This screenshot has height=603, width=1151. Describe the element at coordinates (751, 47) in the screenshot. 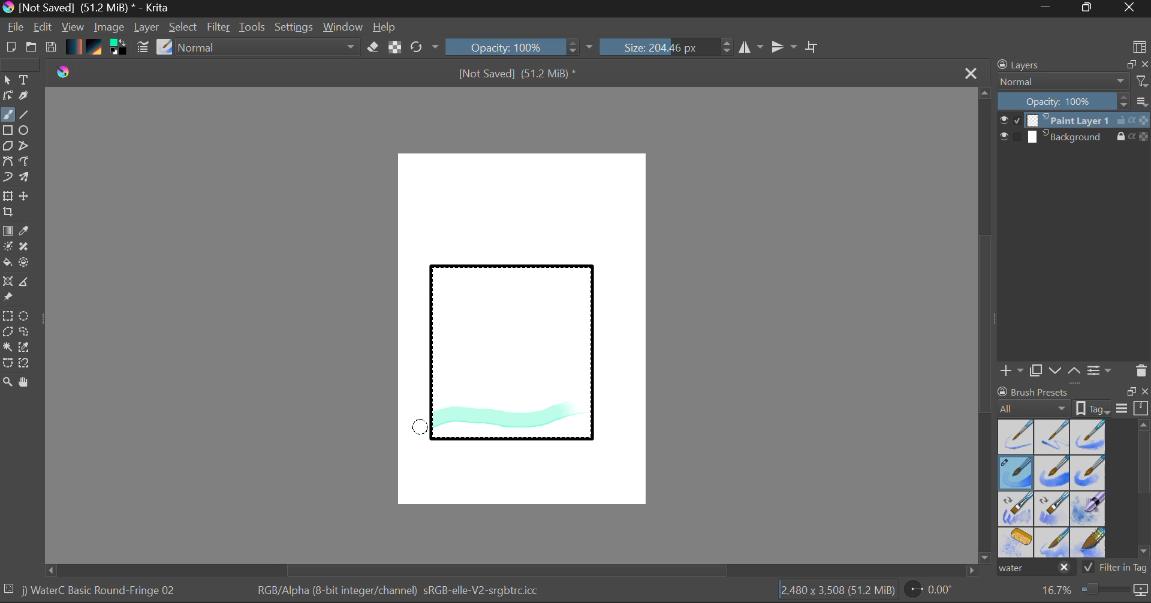

I see `Vertical Mirror Flip` at that location.